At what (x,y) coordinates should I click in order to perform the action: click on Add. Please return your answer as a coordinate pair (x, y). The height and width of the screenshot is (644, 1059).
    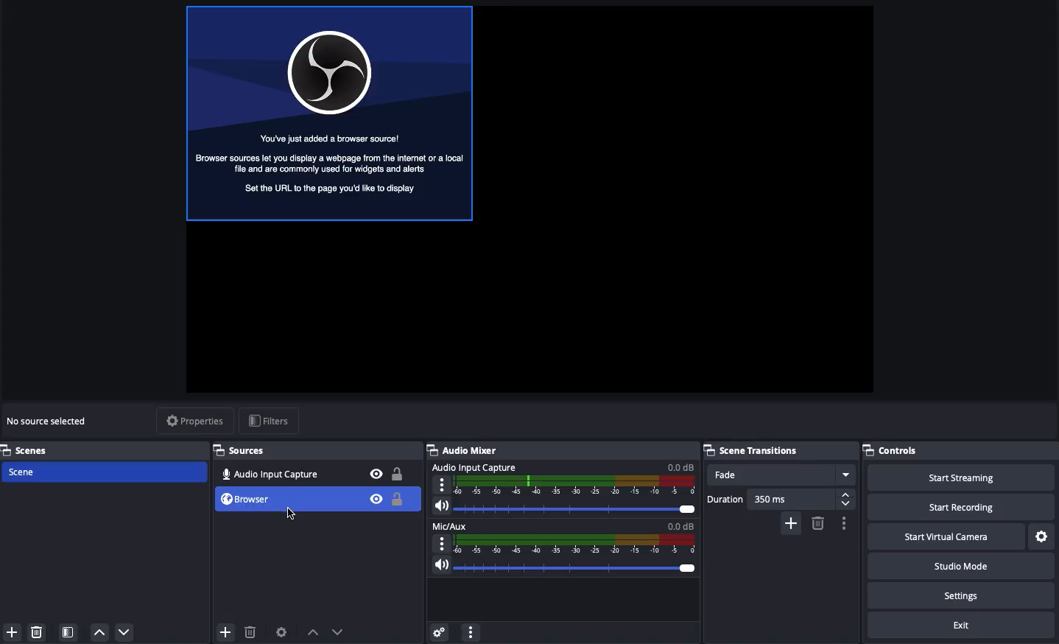
    Looking at the image, I should click on (791, 524).